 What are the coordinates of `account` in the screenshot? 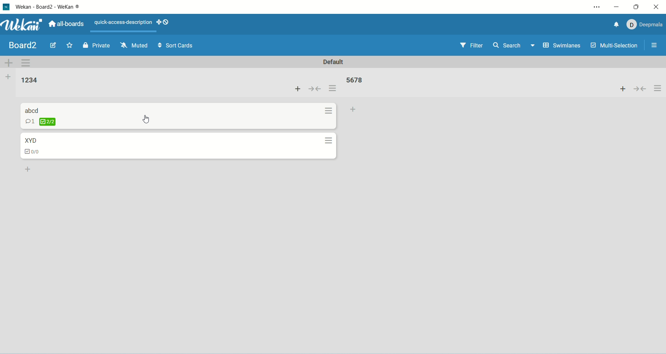 It's located at (645, 25).